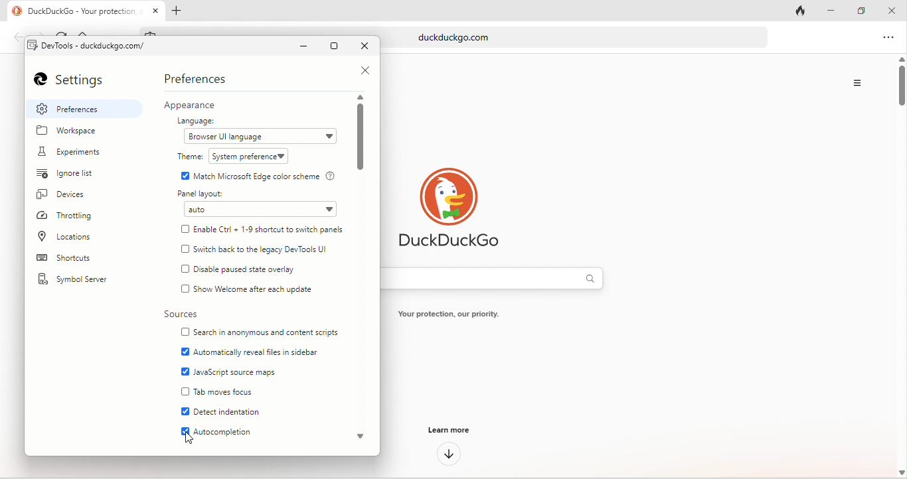 The height and width of the screenshot is (479, 907). I want to click on minimize, so click(832, 11).